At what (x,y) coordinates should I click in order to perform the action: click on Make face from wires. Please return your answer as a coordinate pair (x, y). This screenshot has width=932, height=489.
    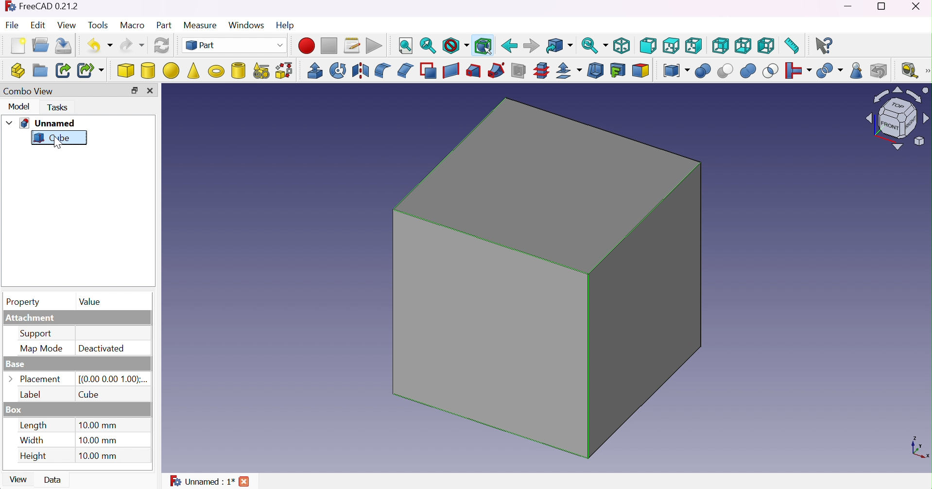
    Looking at the image, I should click on (429, 70).